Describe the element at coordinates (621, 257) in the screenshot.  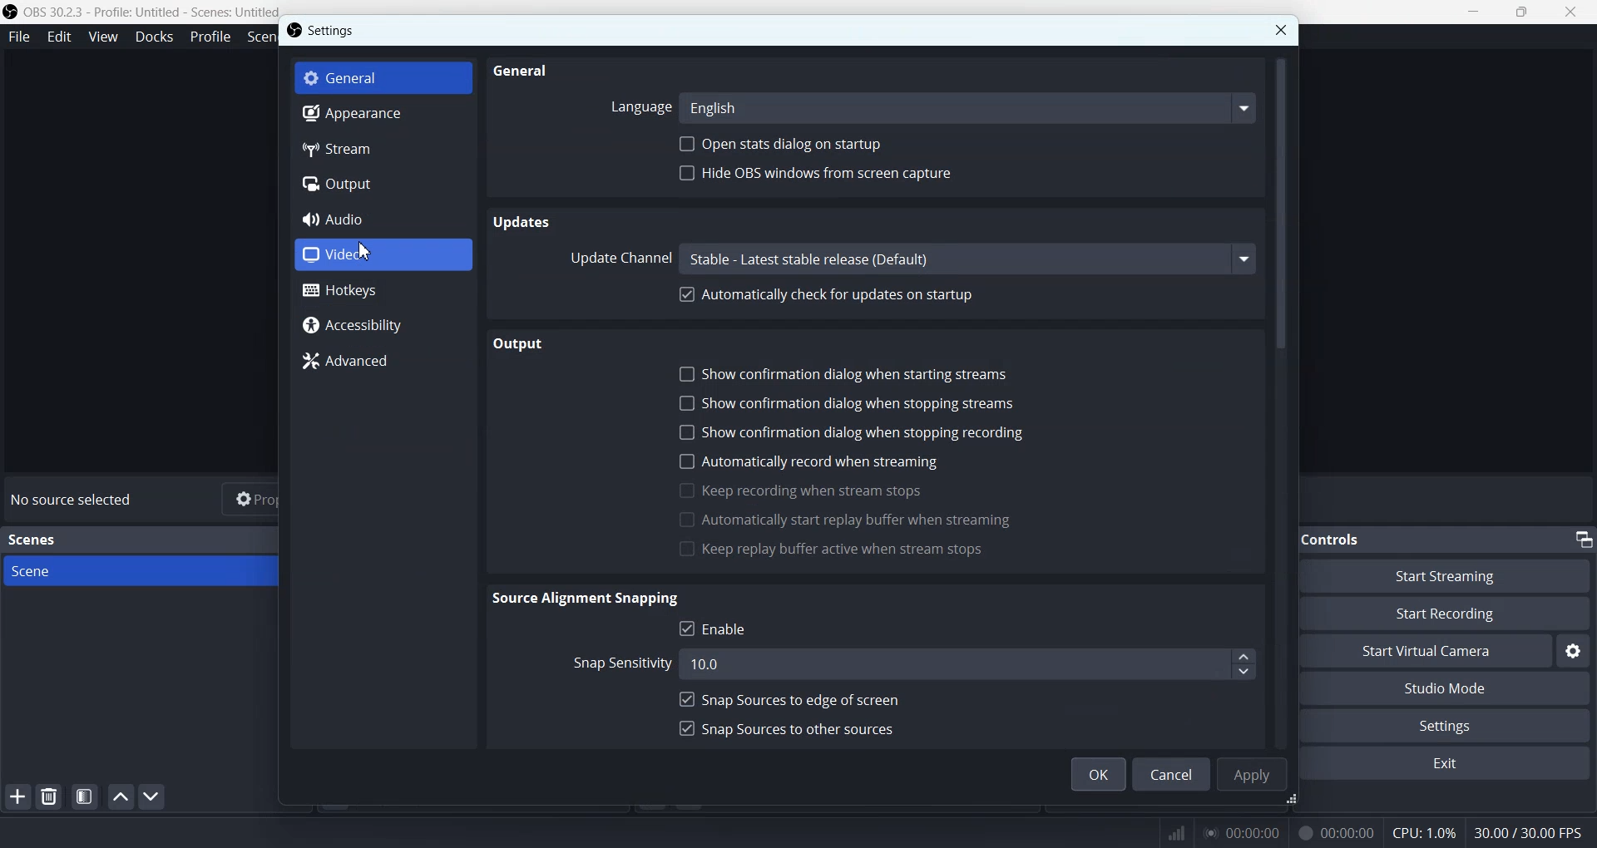
I see `Update Channel` at that location.